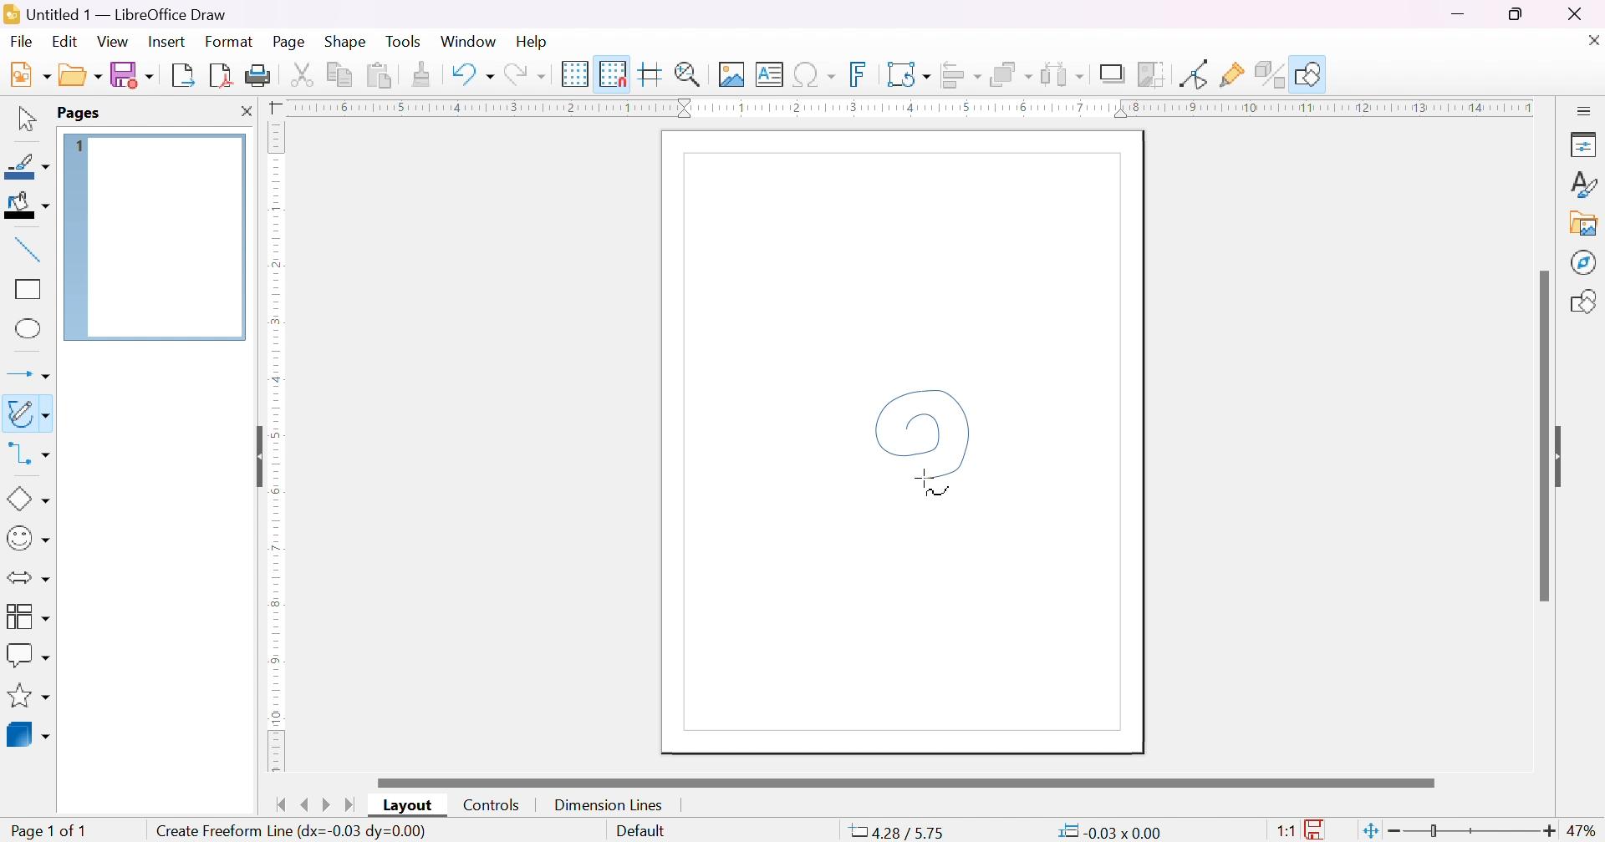  What do you see at coordinates (166, 41) in the screenshot?
I see `insert` at bounding box center [166, 41].